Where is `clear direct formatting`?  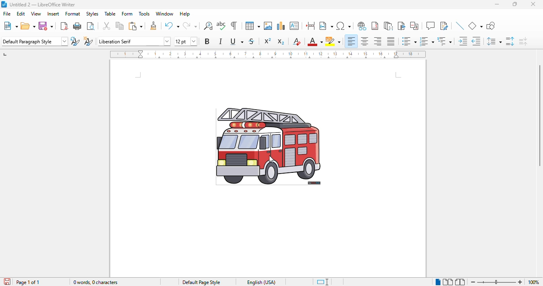 clear direct formatting is located at coordinates (297, 41).